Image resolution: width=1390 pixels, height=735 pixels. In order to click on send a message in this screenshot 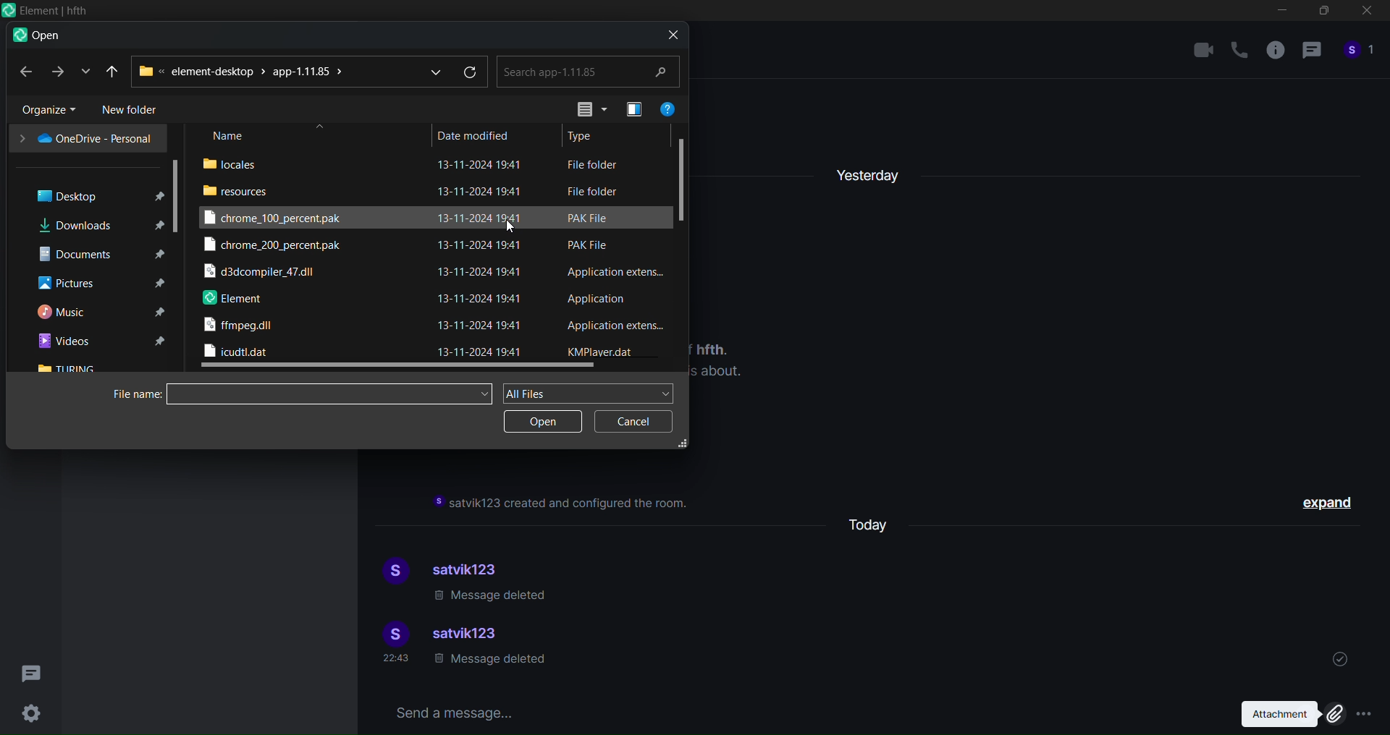, I will do `click(792, 711)`.